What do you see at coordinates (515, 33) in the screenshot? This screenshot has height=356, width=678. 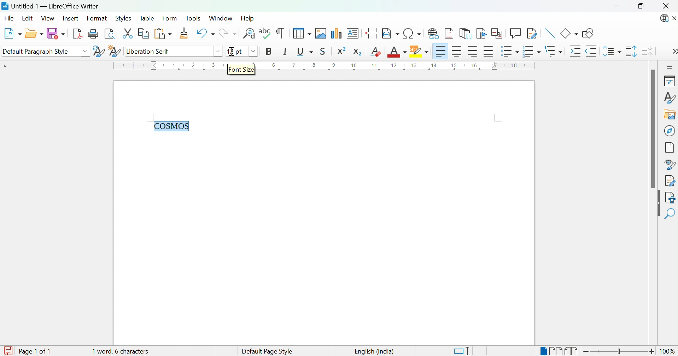 I see `Insert Comment` at bounding box center [515, 33].